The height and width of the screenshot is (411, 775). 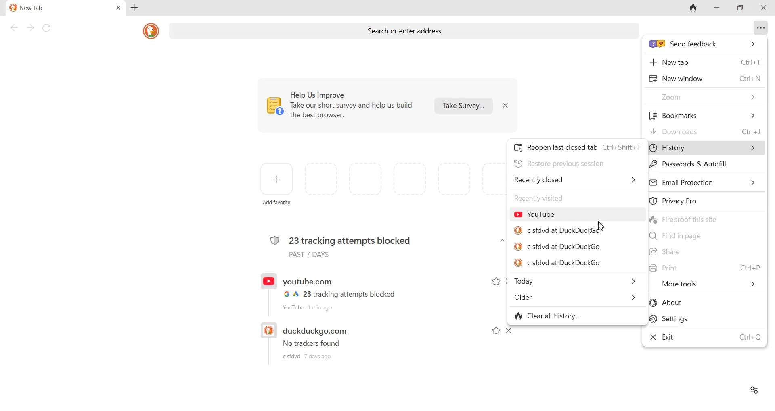 I want to click on Back, so click(x=13, y=28).